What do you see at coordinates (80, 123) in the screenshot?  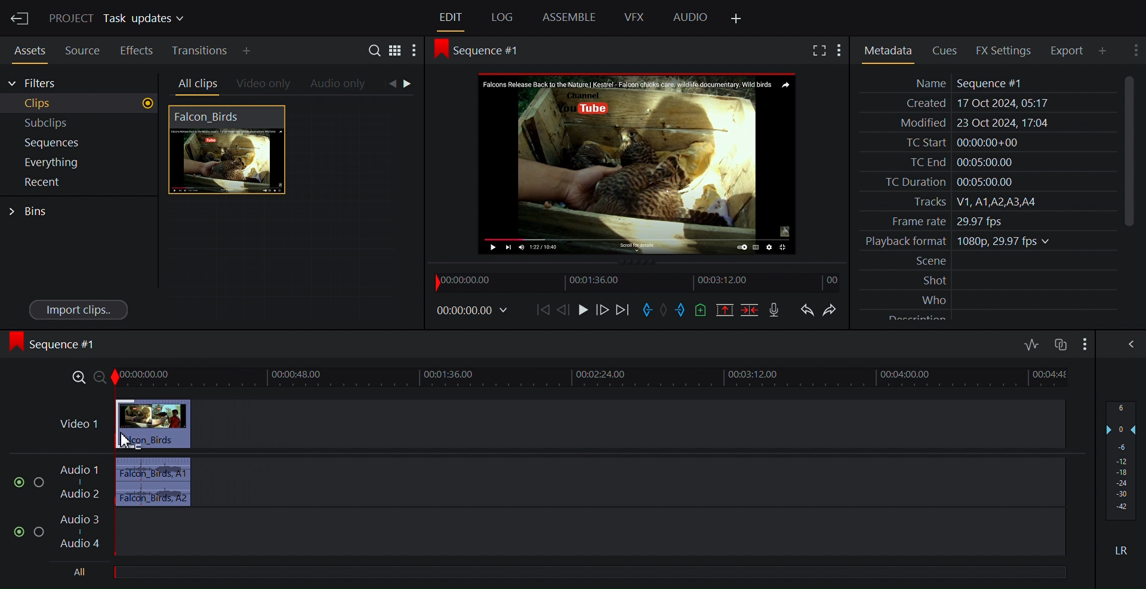 I see `Subclips` at bounding box center [80, 123].